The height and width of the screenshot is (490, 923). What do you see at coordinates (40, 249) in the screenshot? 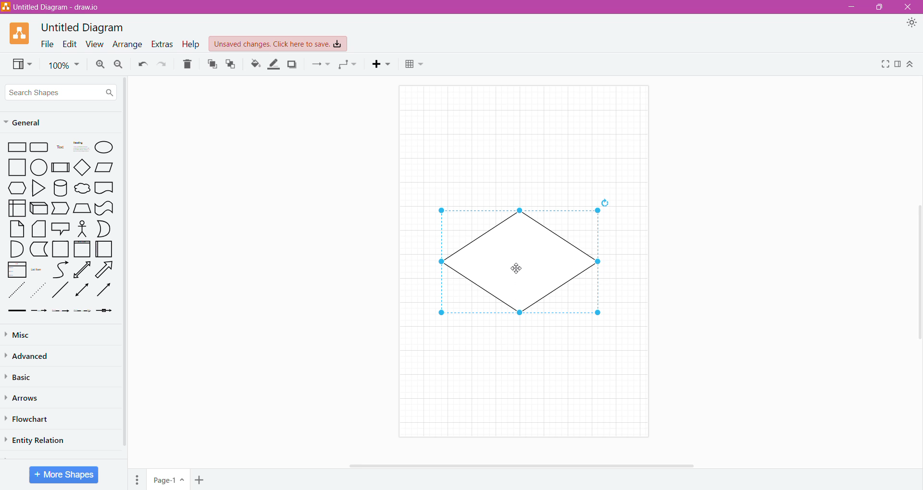
I see `Data Storage` at bounding box center [40, 249].